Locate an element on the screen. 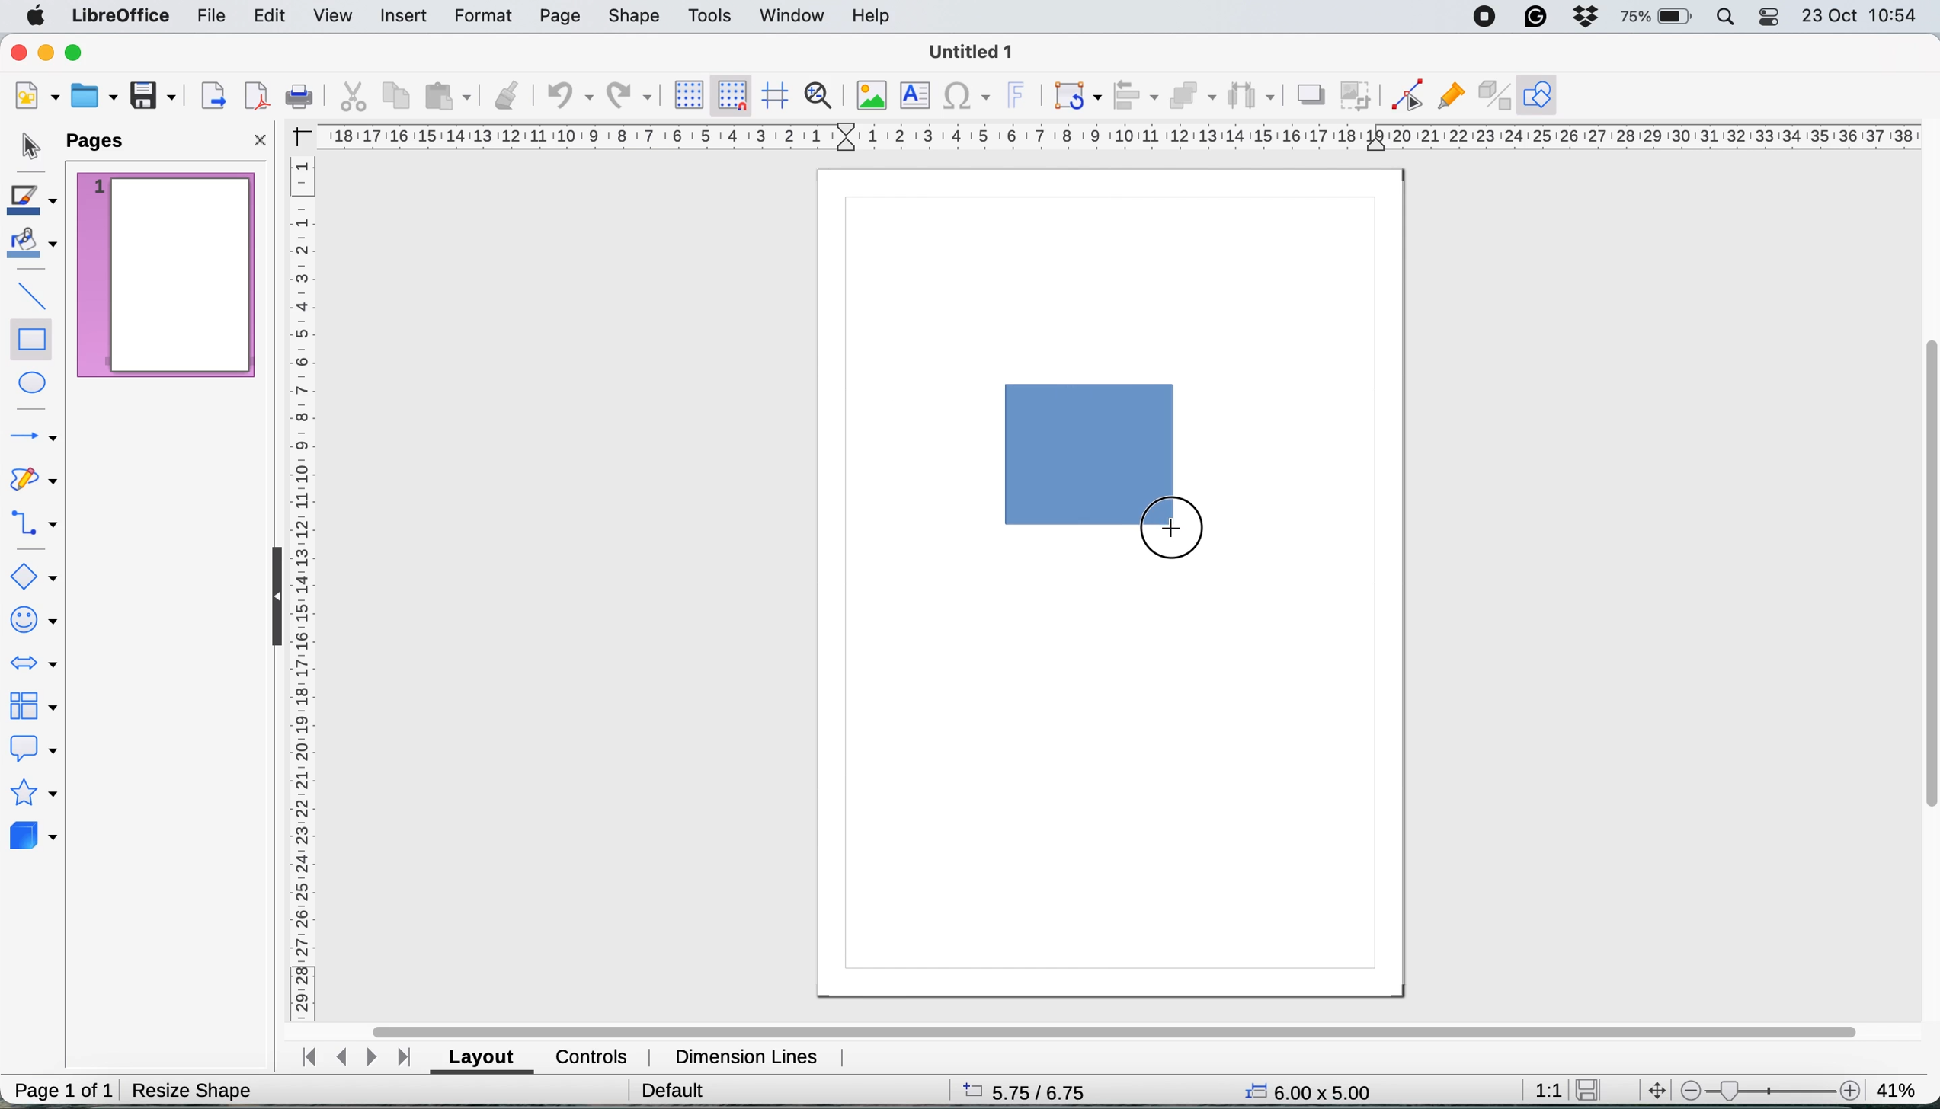 This screenshot has height=1109, width=1940. save is located at coordinates (149, 95).